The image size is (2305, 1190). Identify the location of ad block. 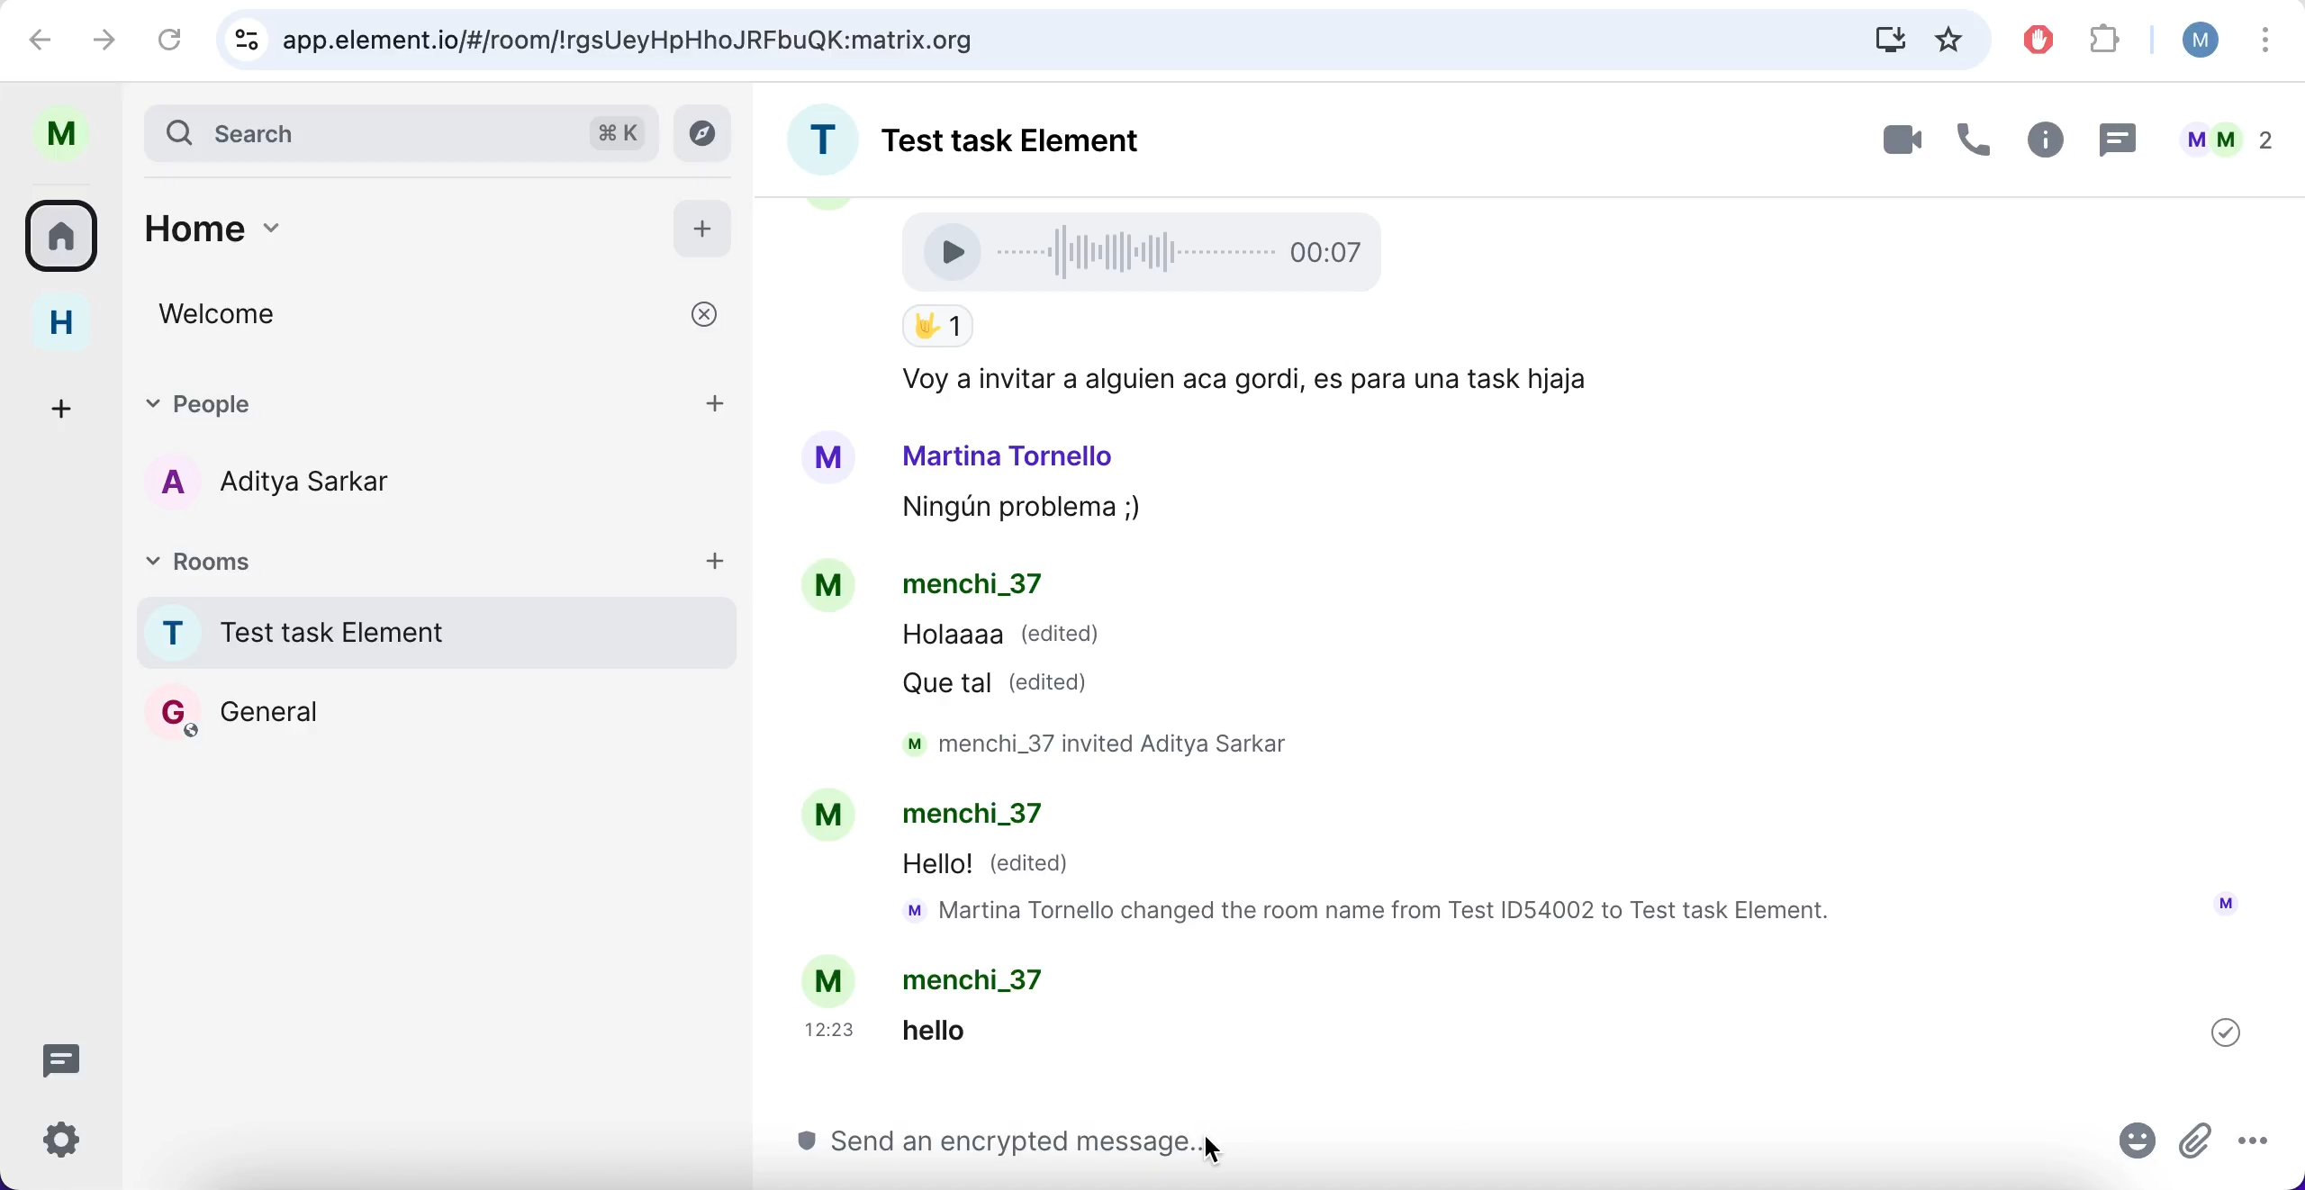
(2043, 41).